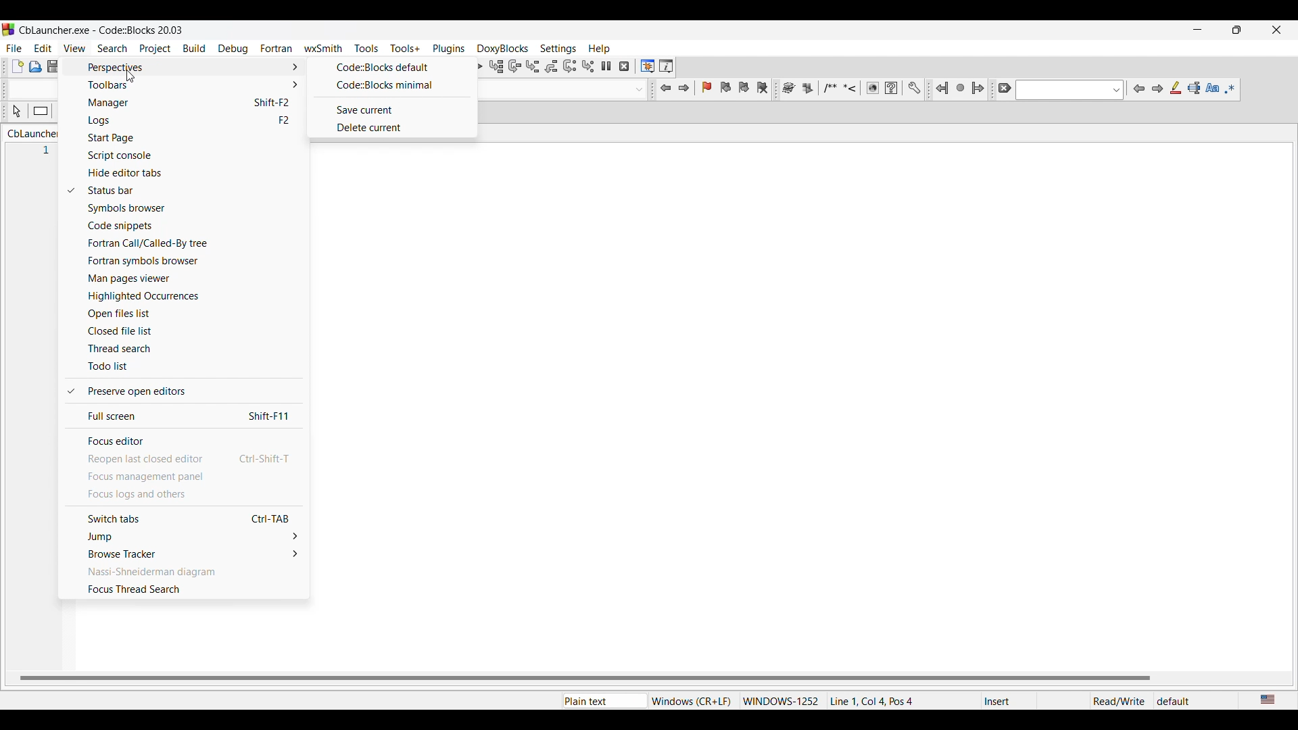 This screenshot has width=1298, height=730. What do you see at coordinates (1194, 88) in the screenshot?
I see `Selected text` at bounding box center [1194, 88].